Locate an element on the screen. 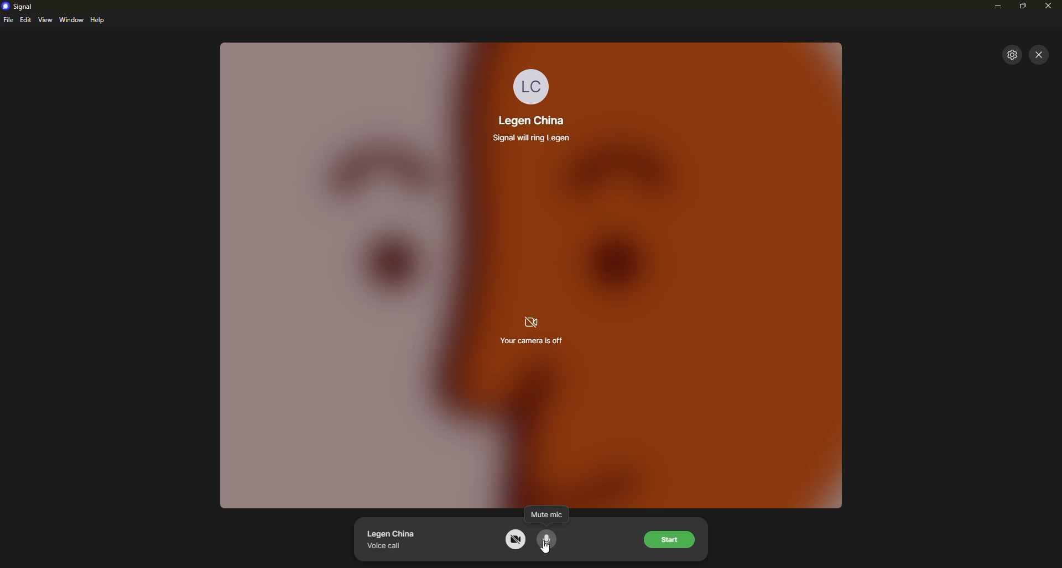  minimize is located at coordinates (999, 7).